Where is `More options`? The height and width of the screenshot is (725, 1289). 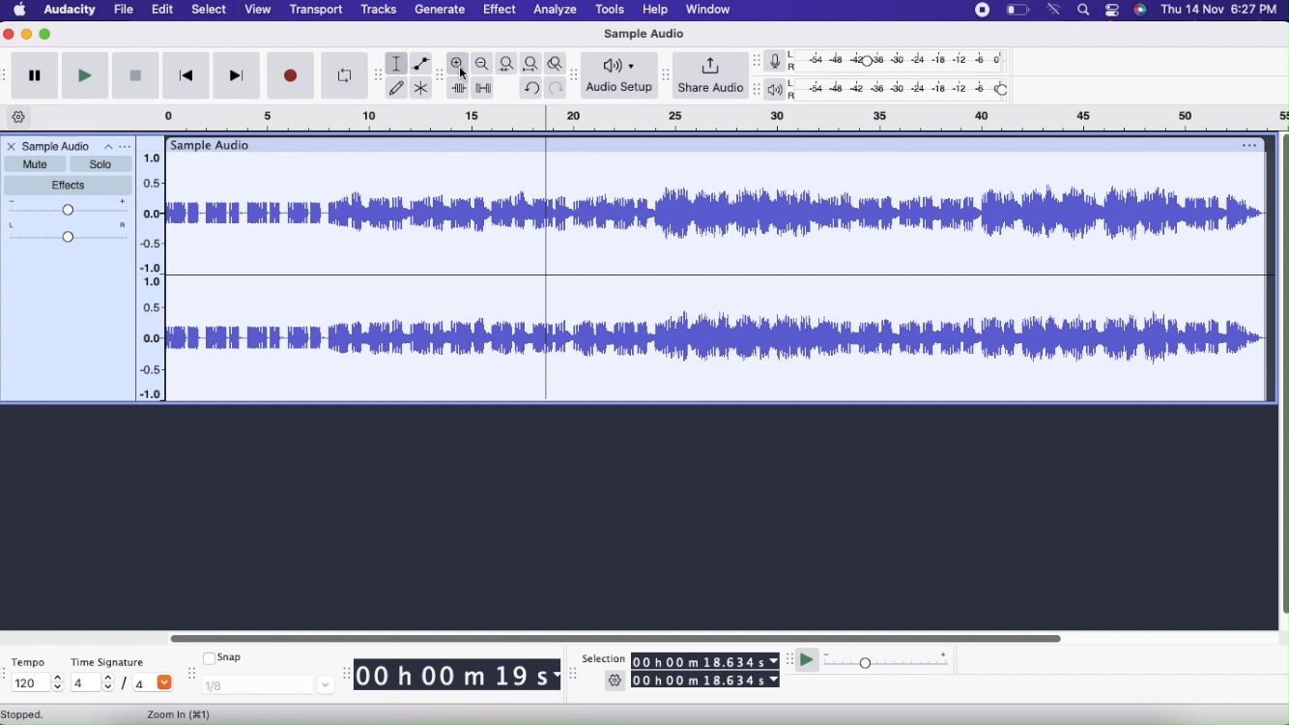
More options is located at coordinates (1110, 11).